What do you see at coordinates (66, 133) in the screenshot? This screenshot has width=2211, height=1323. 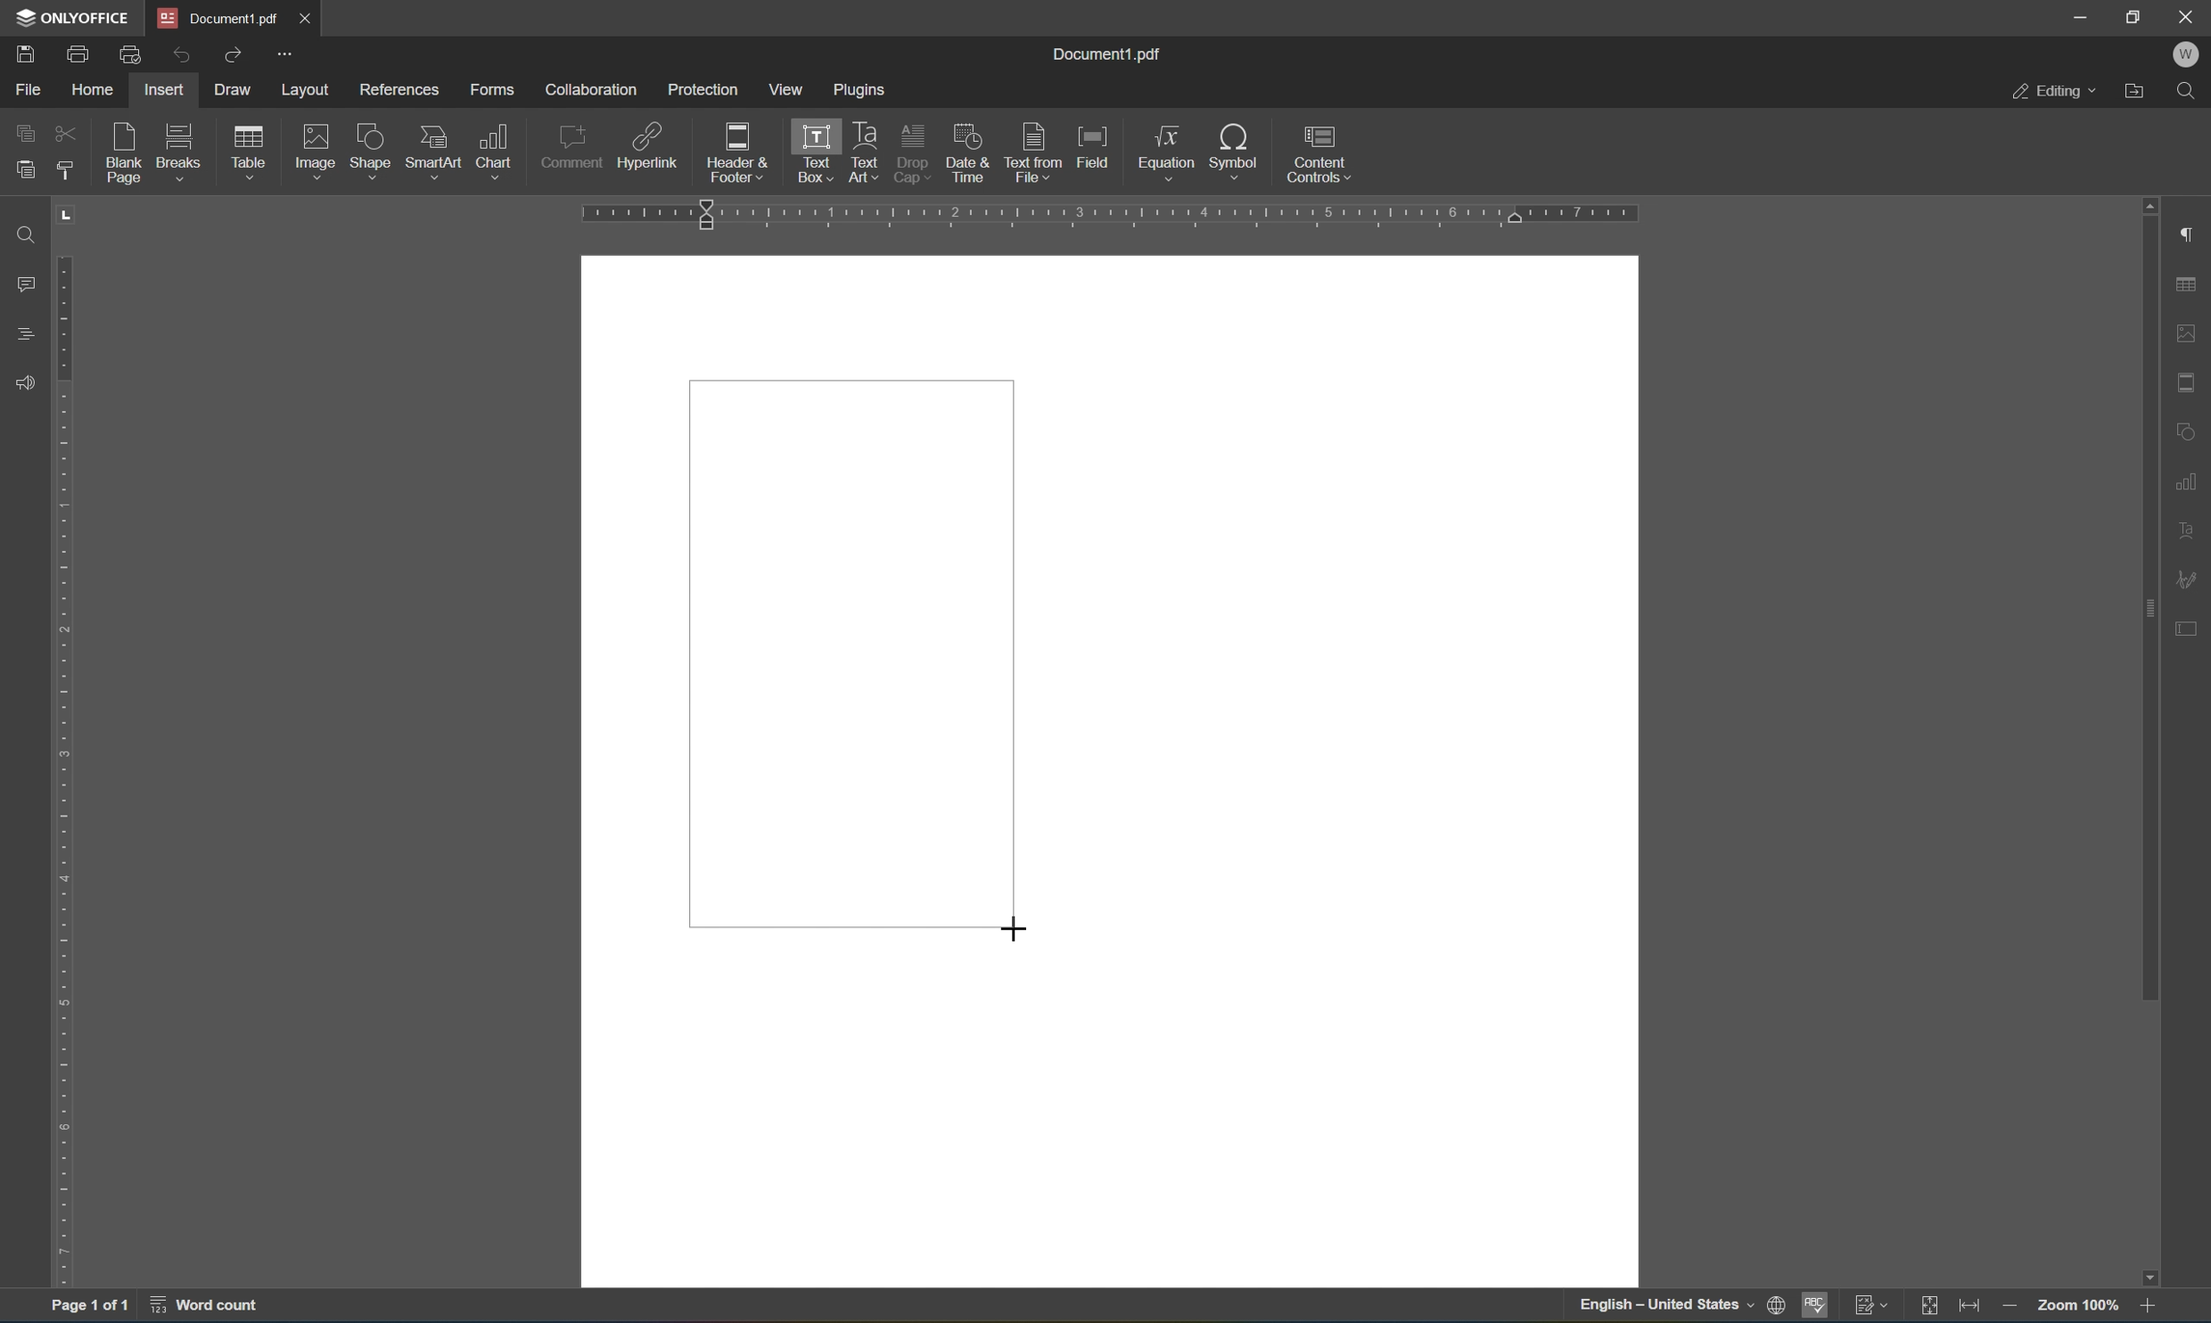 I see `cut` at bounding box center [66, 133].